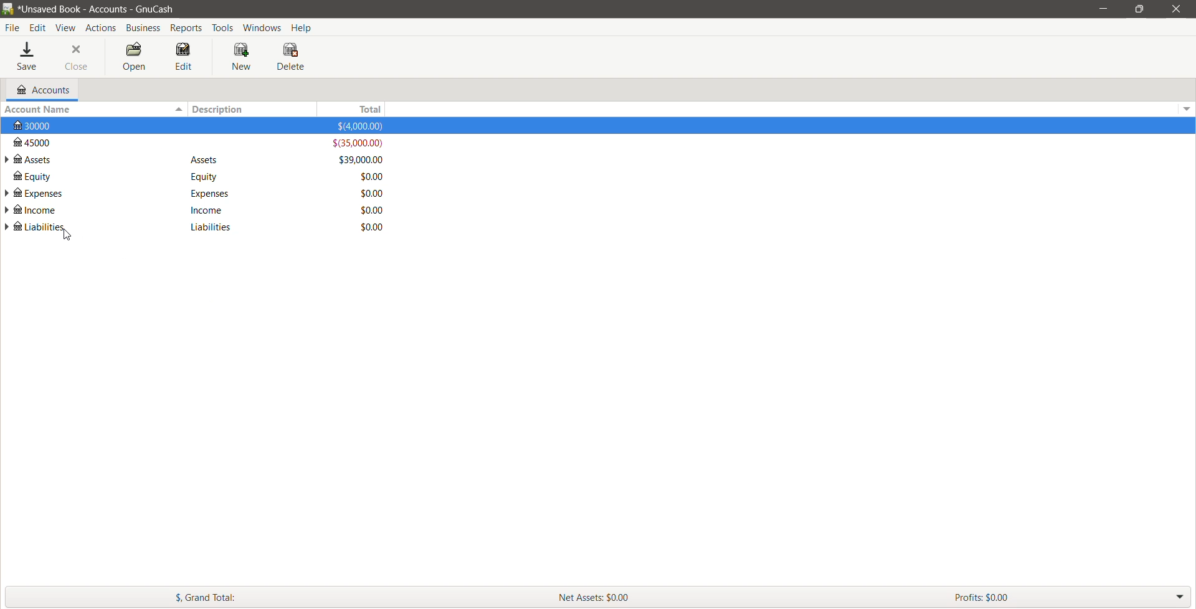  What do you see at coordinates (263, 27) in the screenshot?
I see `Windows` at bounding box center [263, 27].